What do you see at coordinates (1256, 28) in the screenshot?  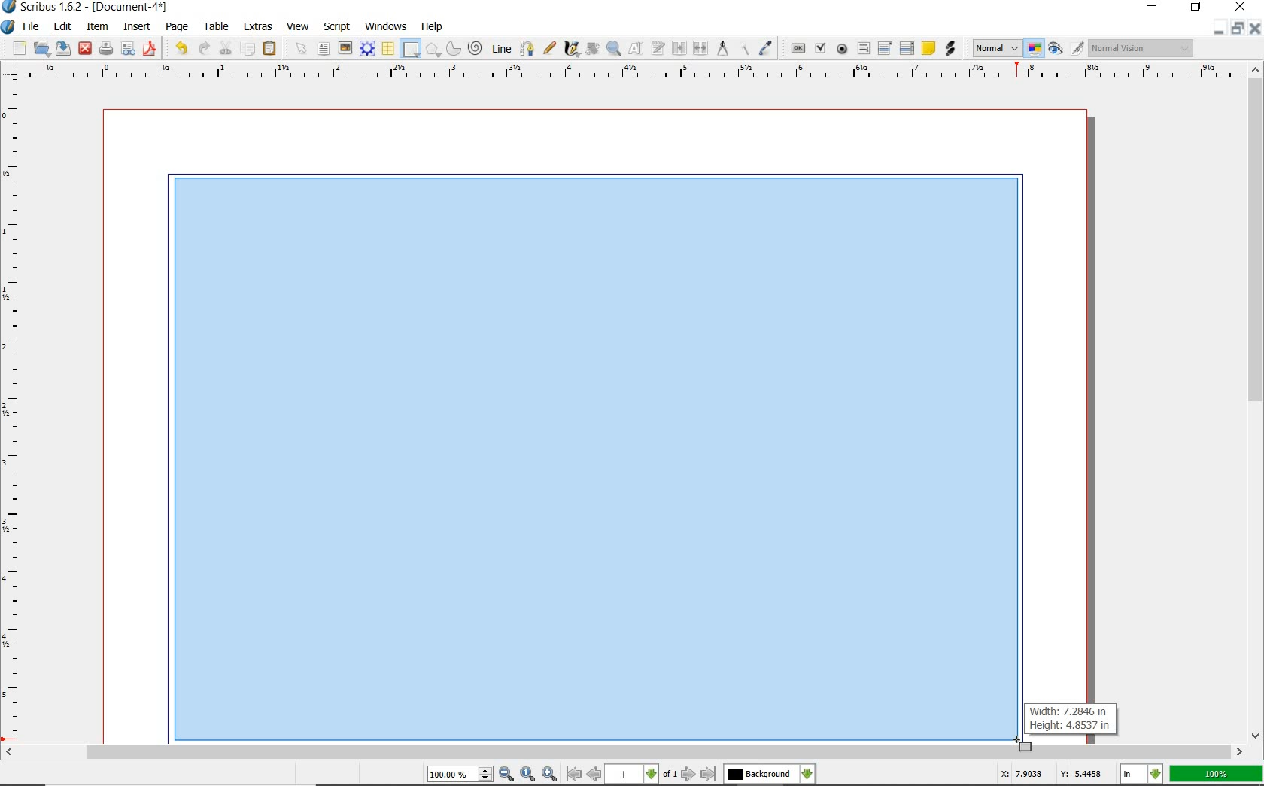 I see `close` at bounding box center [1256, 28].